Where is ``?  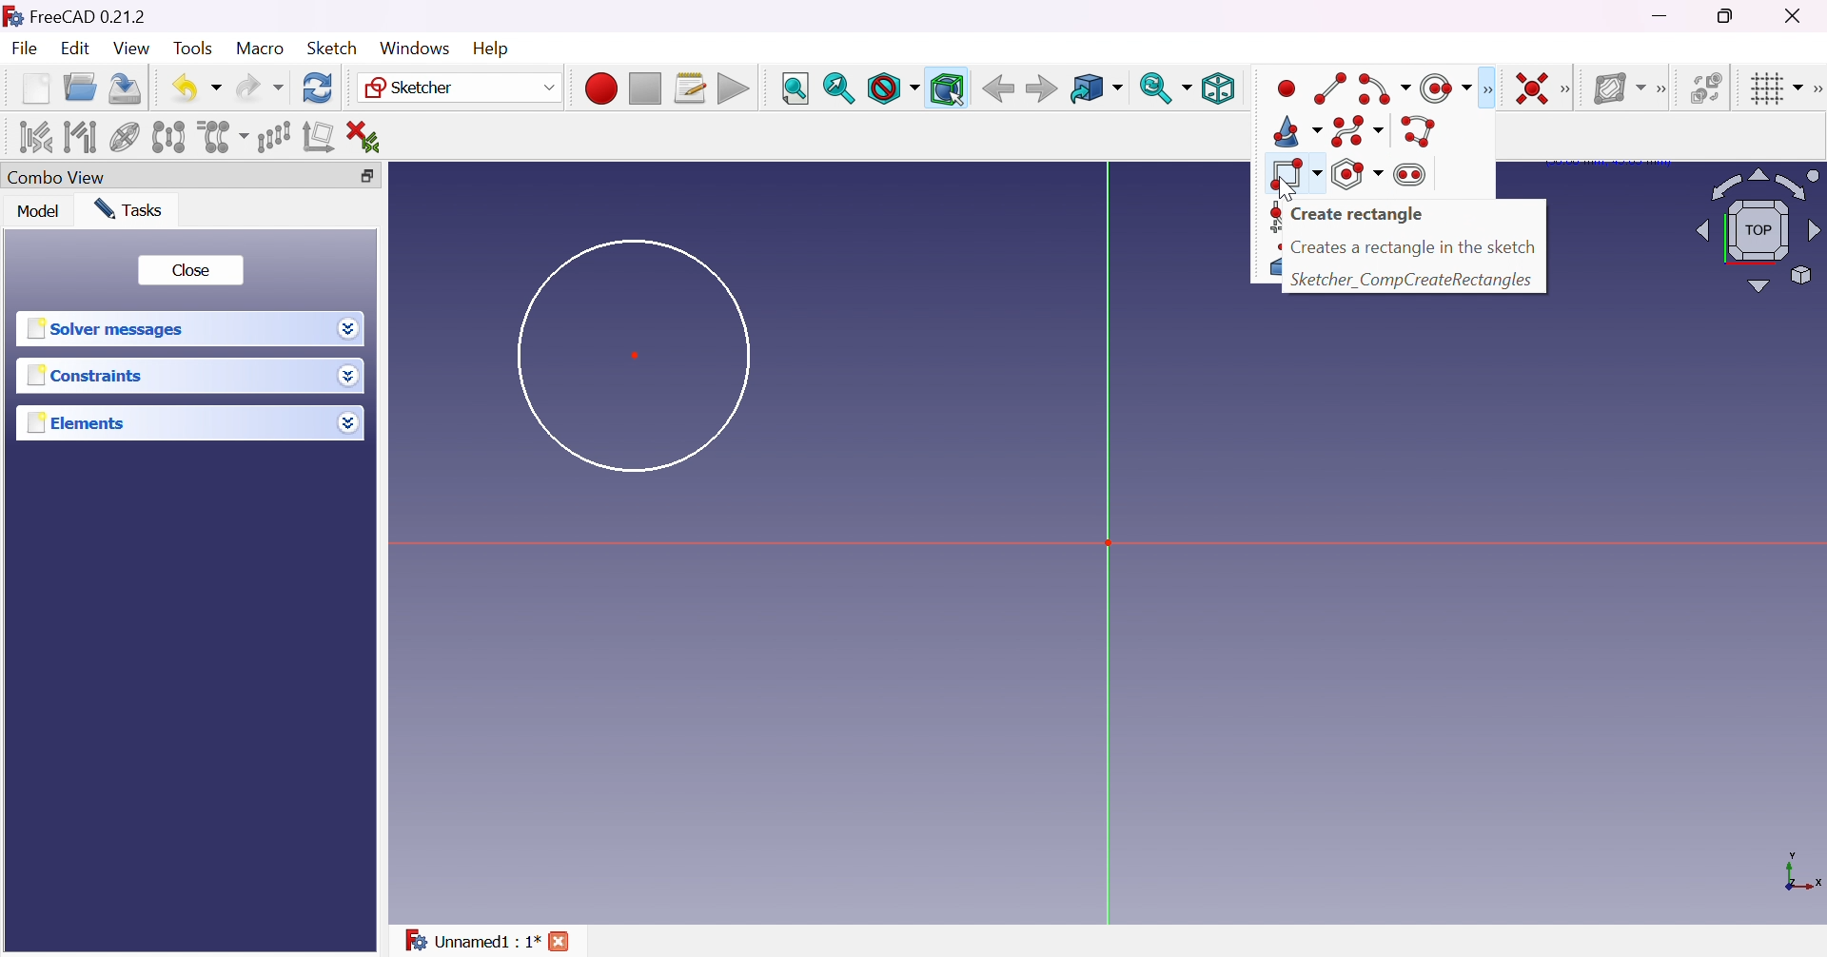  is located at coordinates (1167, 89).